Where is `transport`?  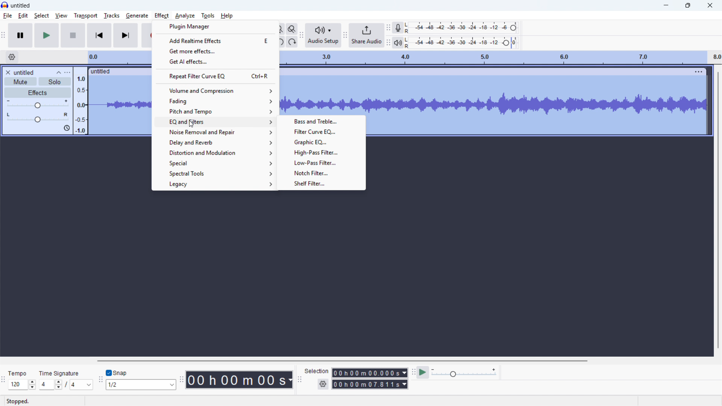 transport is located at coordinates (85, 16).